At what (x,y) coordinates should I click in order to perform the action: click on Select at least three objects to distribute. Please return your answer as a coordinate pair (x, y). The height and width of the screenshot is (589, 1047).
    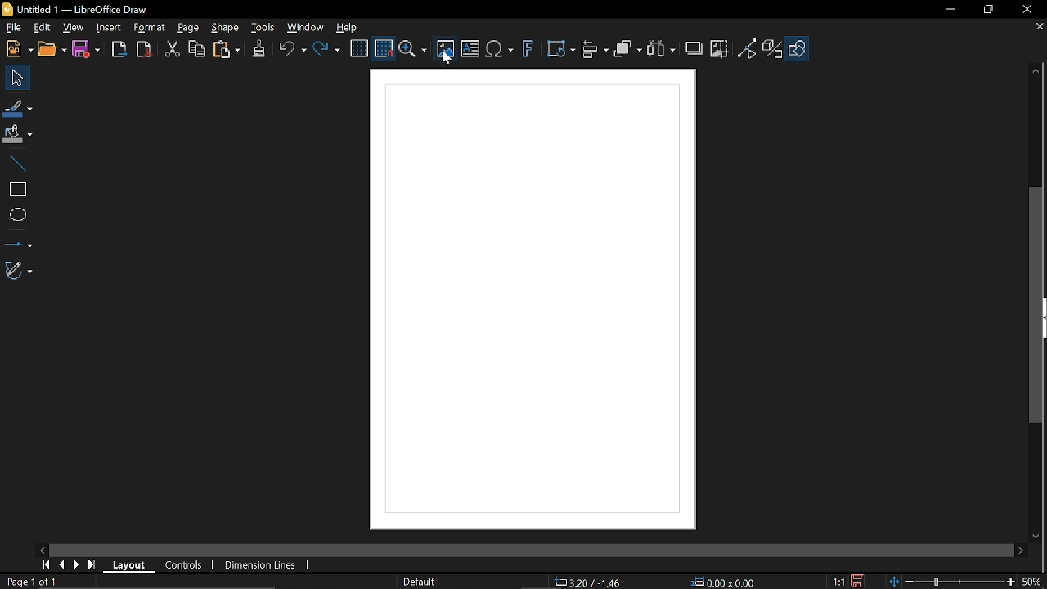
    Looking at the image, I should click on (663, 51).